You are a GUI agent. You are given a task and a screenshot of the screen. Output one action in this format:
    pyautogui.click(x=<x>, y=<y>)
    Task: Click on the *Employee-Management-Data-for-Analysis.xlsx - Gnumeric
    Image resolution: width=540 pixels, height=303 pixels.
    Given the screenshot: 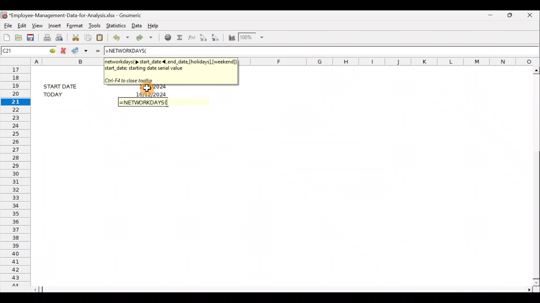 What is the action you would take?
    pyautogui.click(x=76, y=16)
    